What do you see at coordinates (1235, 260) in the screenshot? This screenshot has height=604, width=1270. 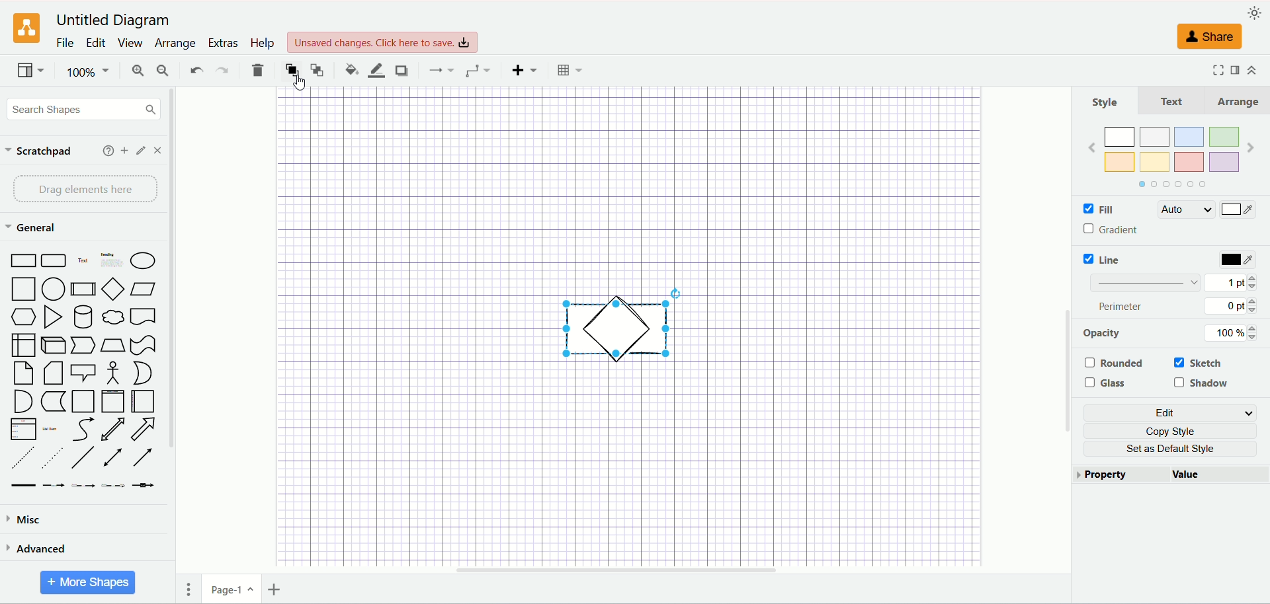 I see `color` at bounding box center [1235, 260].